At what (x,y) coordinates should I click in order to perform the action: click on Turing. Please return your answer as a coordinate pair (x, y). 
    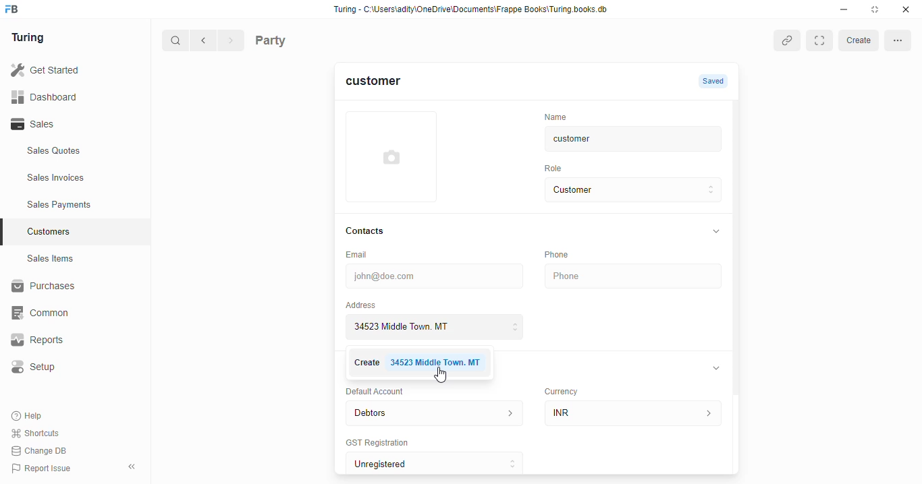
    Looking at the image, I should click on (31, 38).